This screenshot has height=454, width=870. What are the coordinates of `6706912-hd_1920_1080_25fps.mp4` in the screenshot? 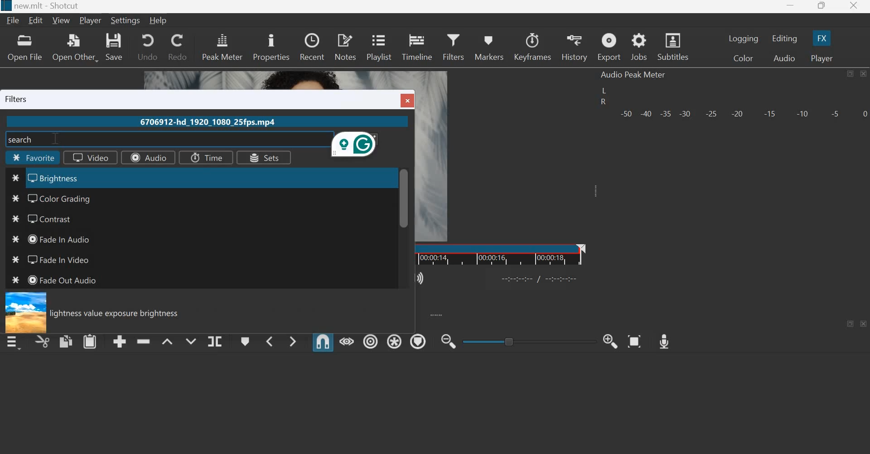 It's located at (206, 123).